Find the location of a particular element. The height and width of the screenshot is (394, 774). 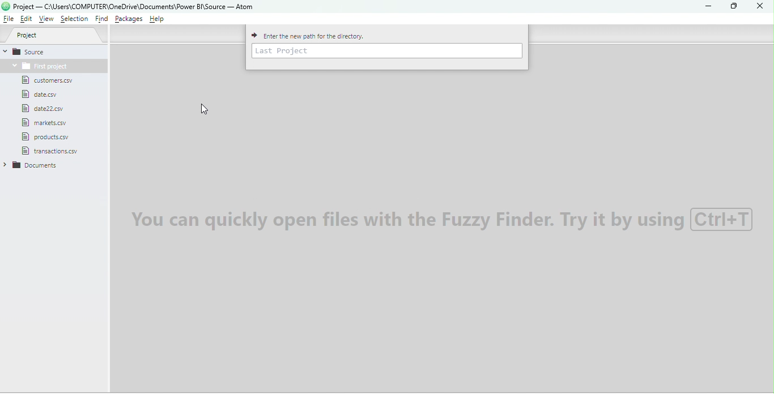

Enter the new path for the directory is located at coordinates (324, 35).